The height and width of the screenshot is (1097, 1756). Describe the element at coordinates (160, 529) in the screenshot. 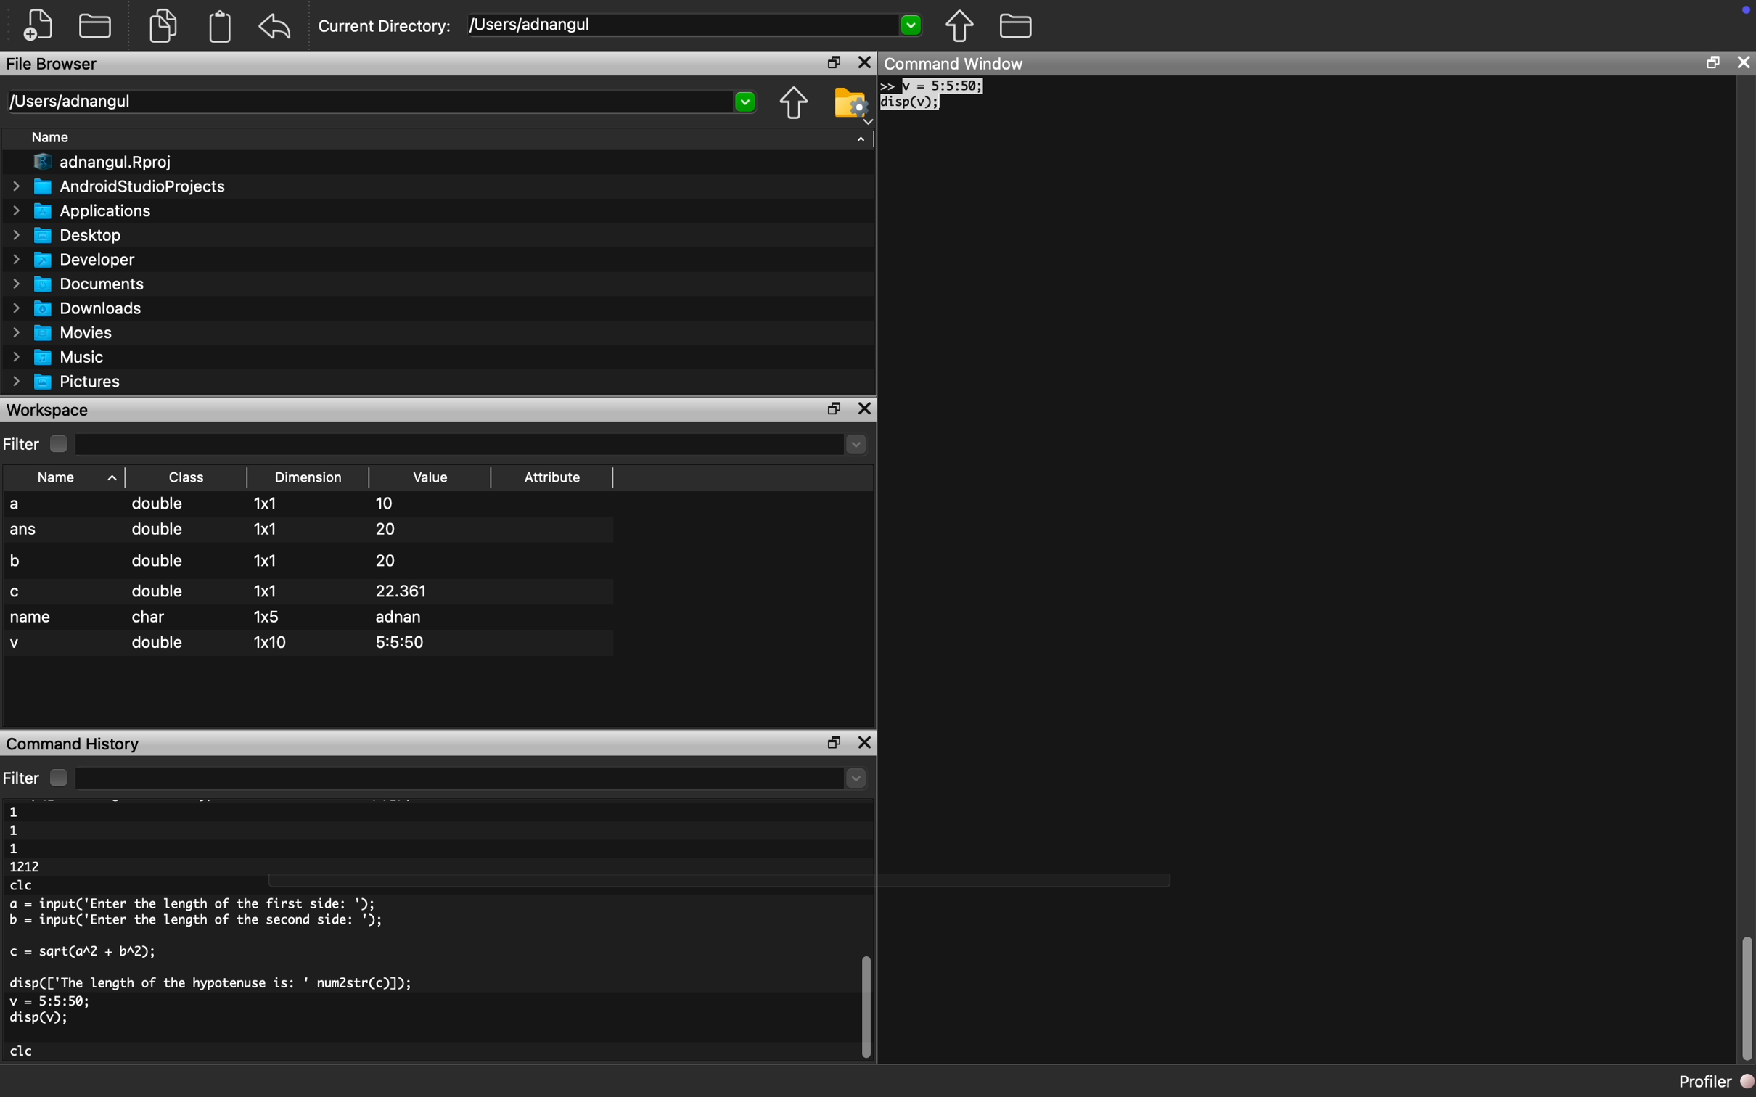

I see `double` at that location.